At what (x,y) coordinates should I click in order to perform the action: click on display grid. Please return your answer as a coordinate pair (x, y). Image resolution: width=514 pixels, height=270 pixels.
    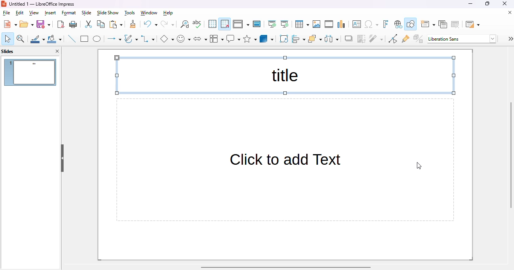
    Looking at the image, I should click on (212, 24).